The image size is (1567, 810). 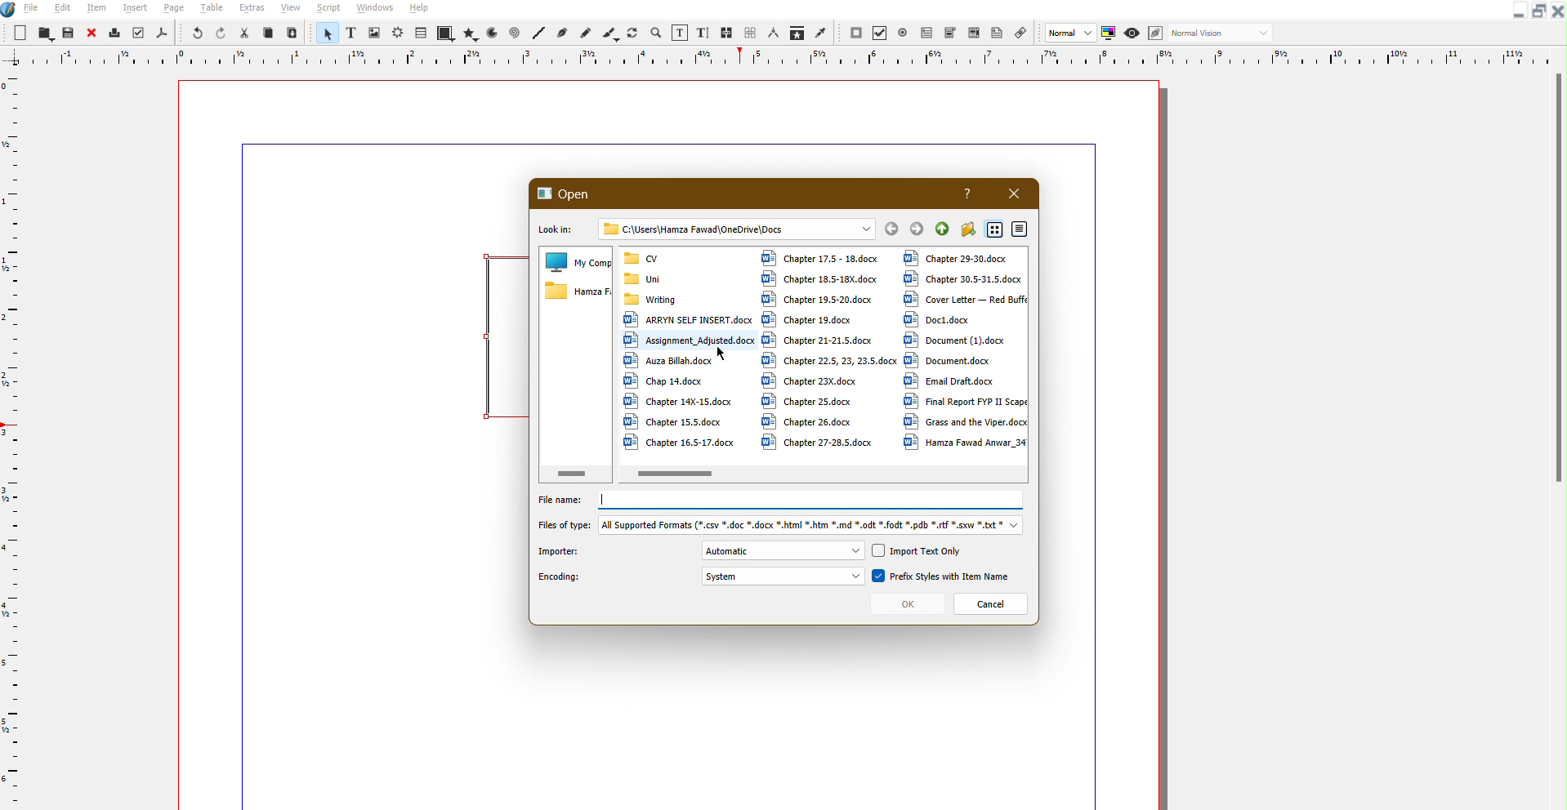 I want to click on Help, so click(x=419, y=10).